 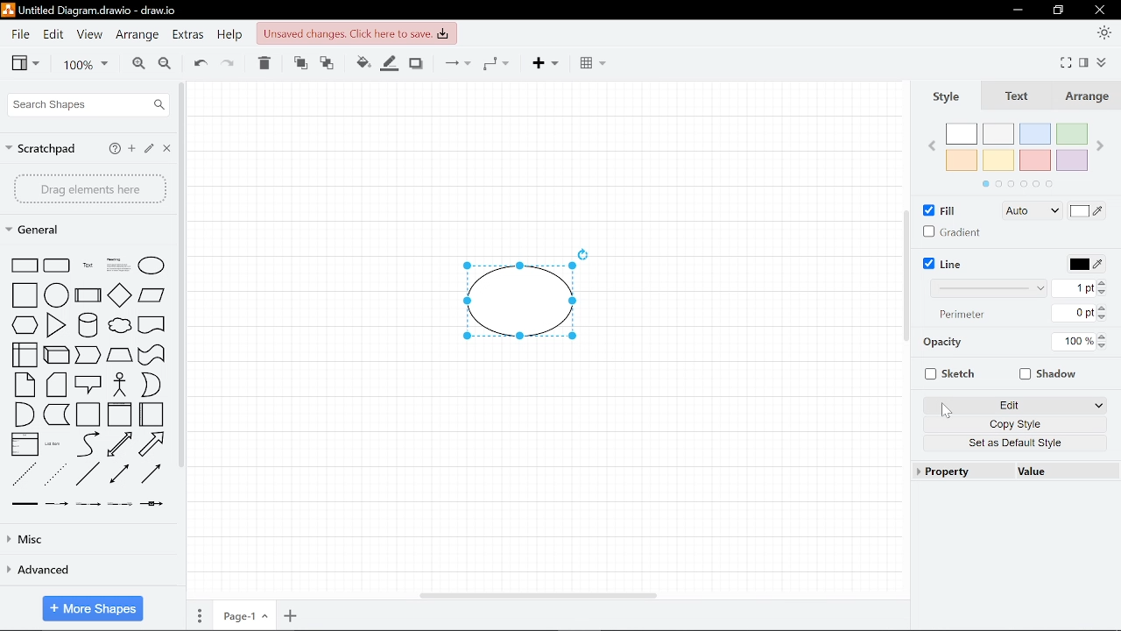 What do you see at coordinates (1088, 212) in the screenshot?
I see `Fill color` at bounding box center [1088, 212].